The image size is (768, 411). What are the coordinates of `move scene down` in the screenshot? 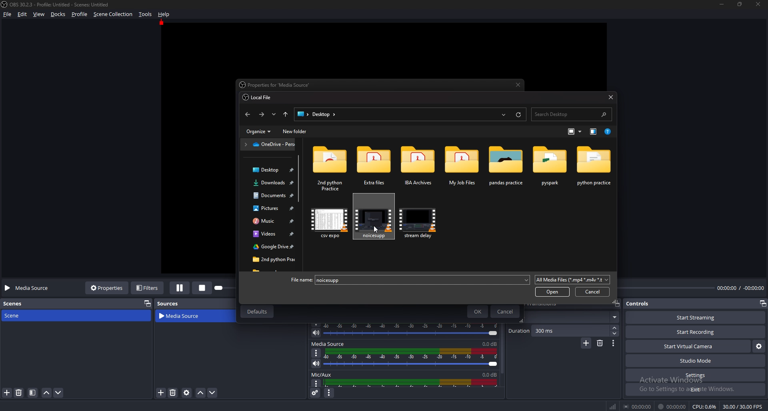 It's located at (59, 392).